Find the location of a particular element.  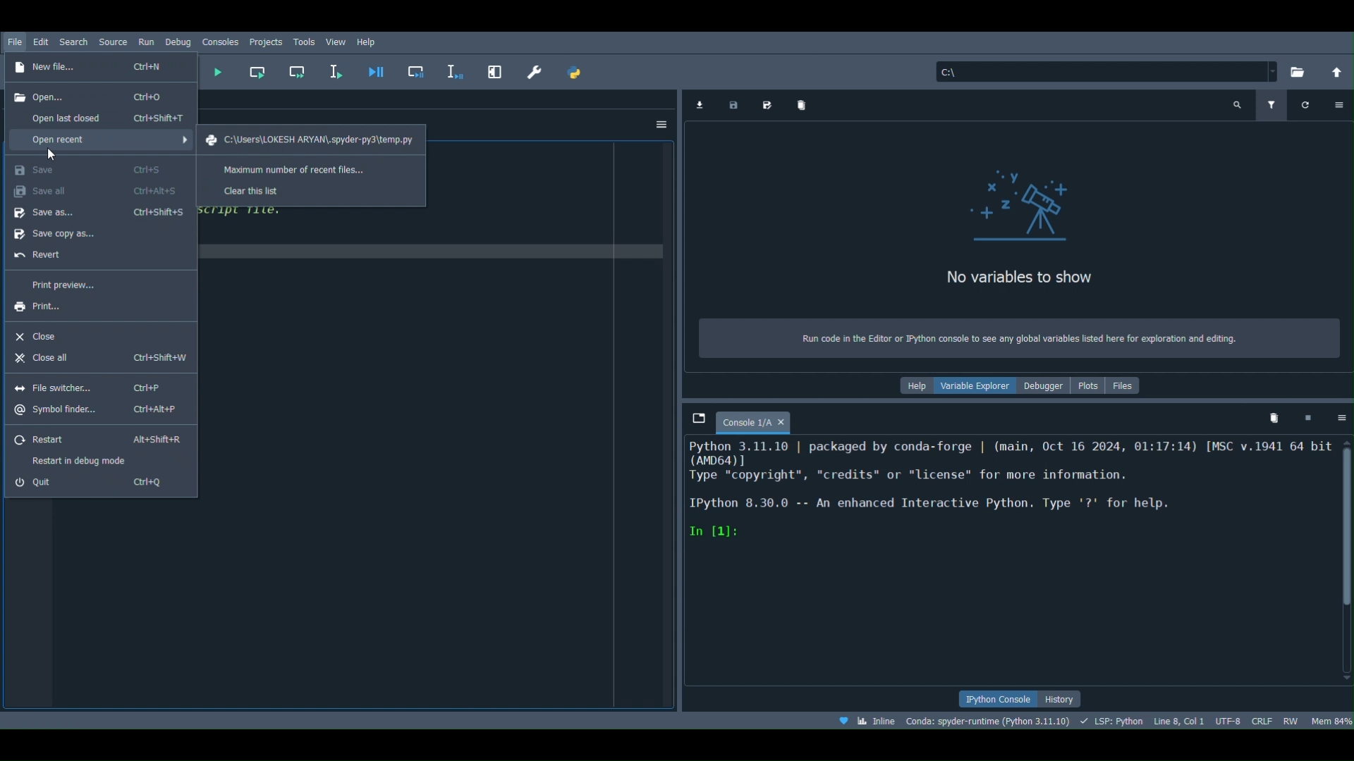

Browse a working directory is located at coordinates (1295, 70).